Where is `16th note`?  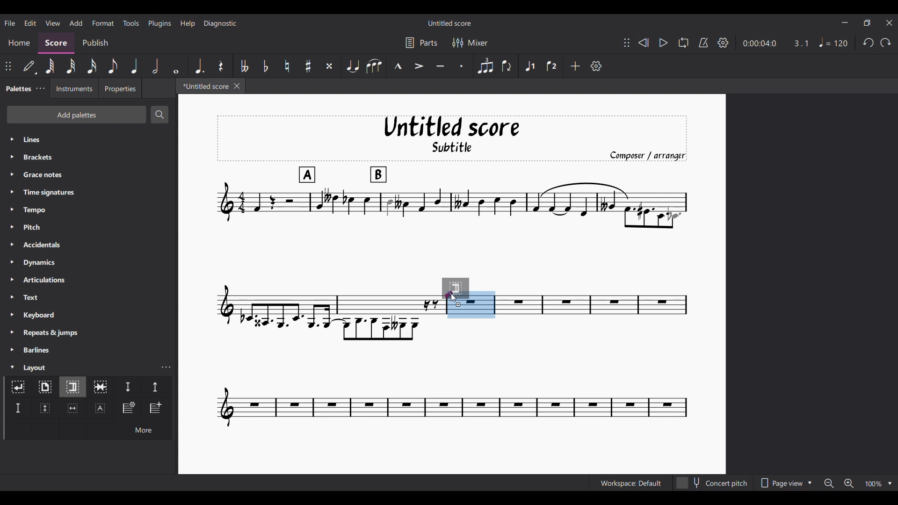
16th note is located at coordinates (92, 66).